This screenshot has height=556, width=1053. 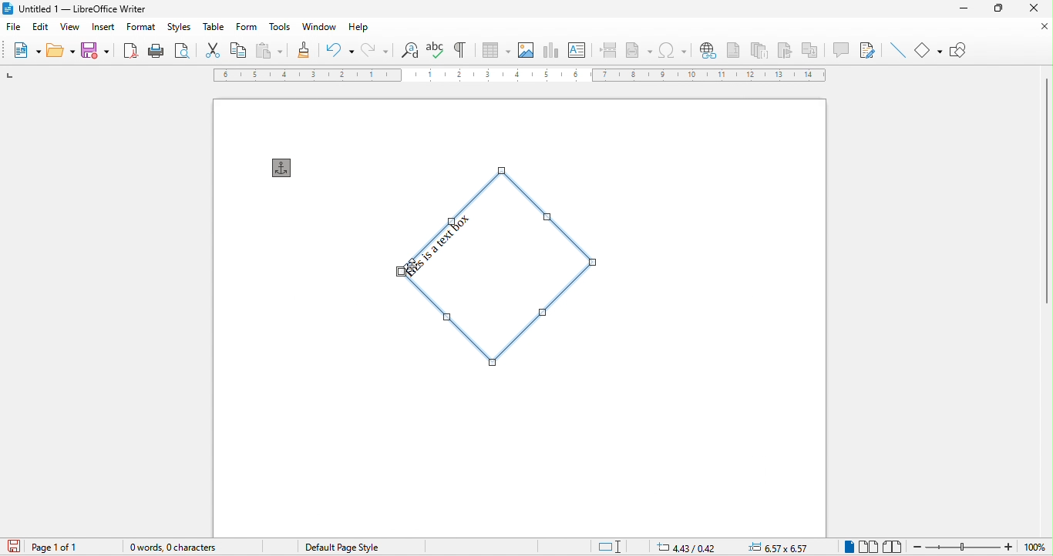 What do you see at coordinates (774, 547) in the screenshot?
I see `6.57x6.57` at bounding box center [774, 547].